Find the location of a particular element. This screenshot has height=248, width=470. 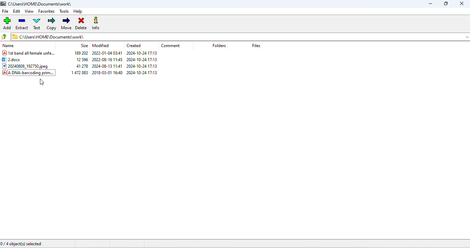

name is located at coordinates (9, 46).